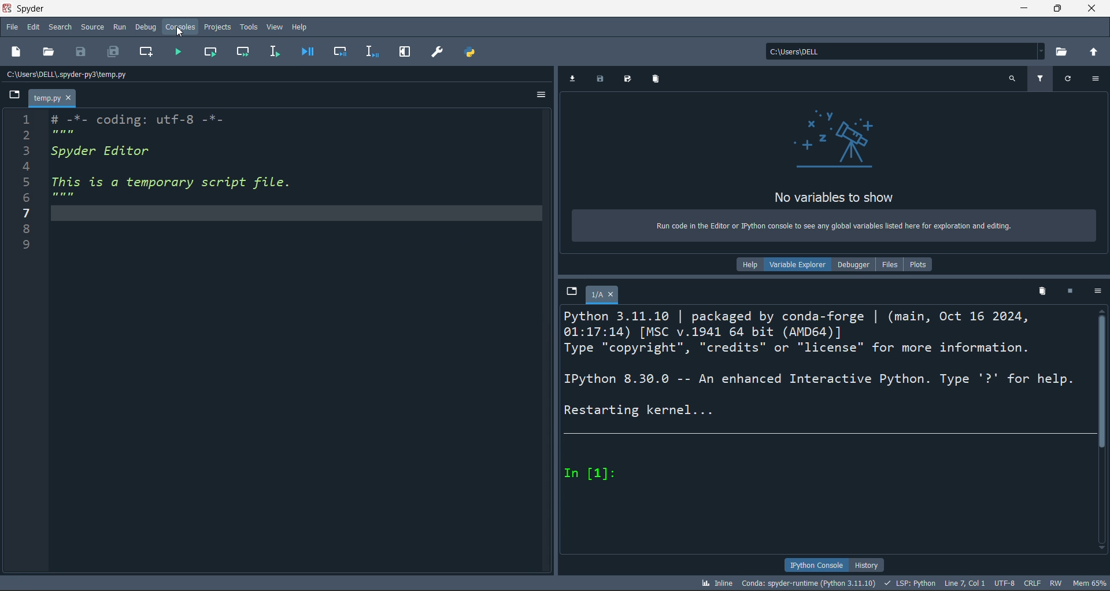 The height and width of the screenshot is (591, 1110). Describe the element at coordinates (833, 141) in the screenshot. I see `telescope` at that location.